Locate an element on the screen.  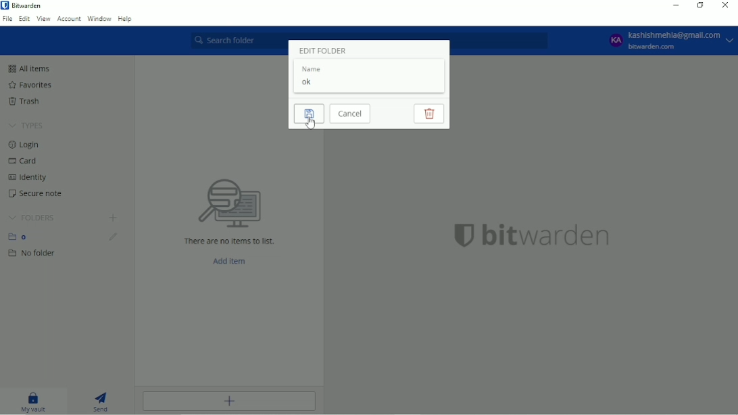
Restore down is located at coordinates (699, 6).